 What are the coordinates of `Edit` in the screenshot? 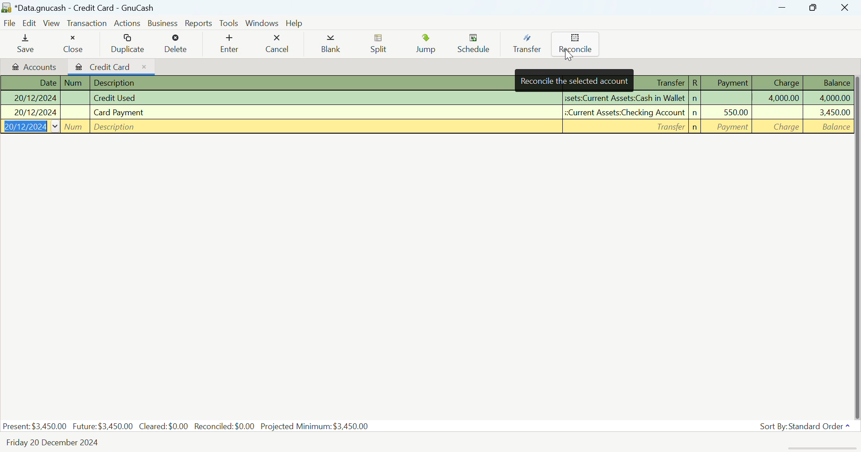 It's located at (29, 24).